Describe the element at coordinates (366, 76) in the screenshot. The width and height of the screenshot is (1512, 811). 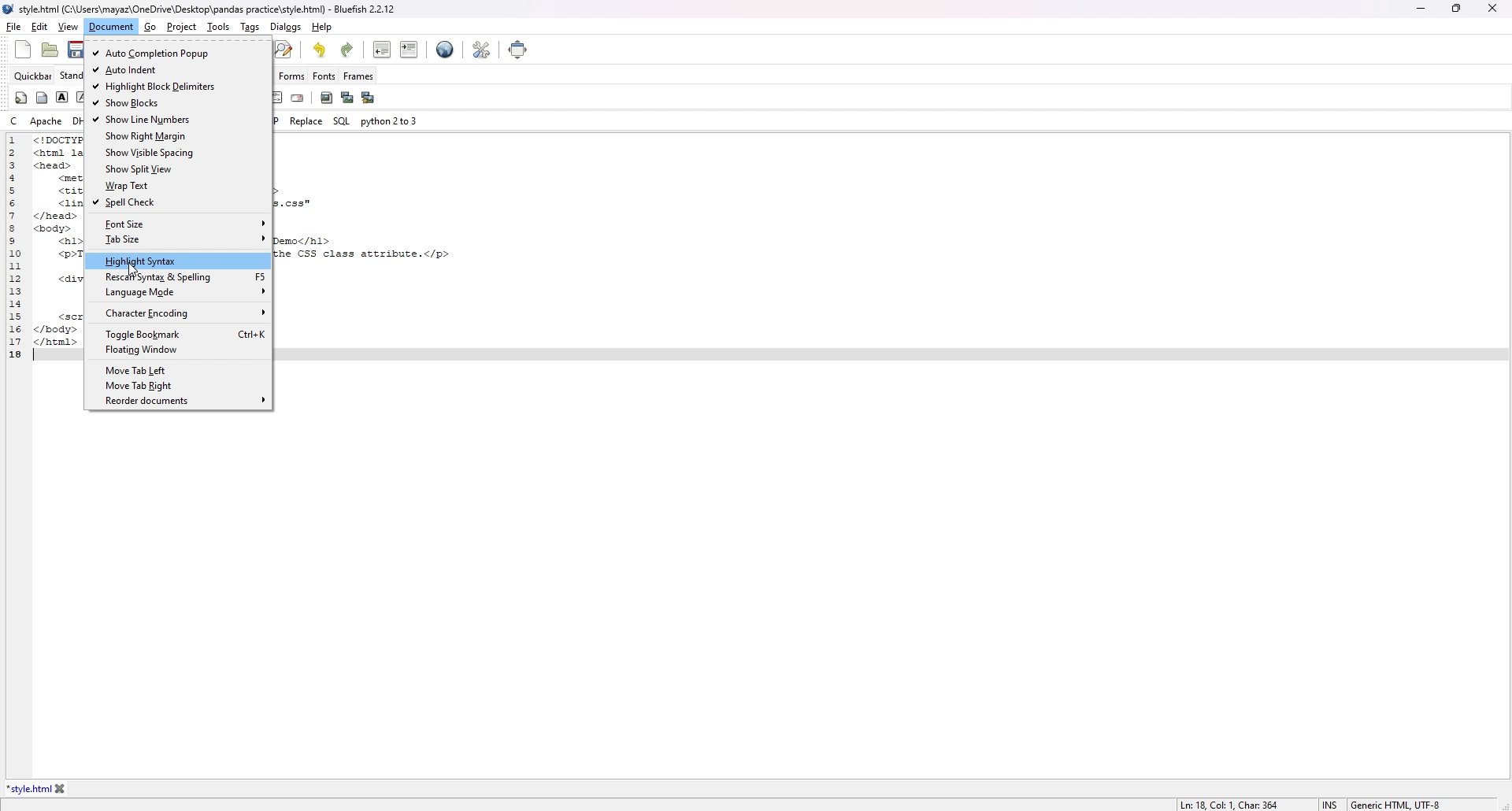
I see `frames` at that location.